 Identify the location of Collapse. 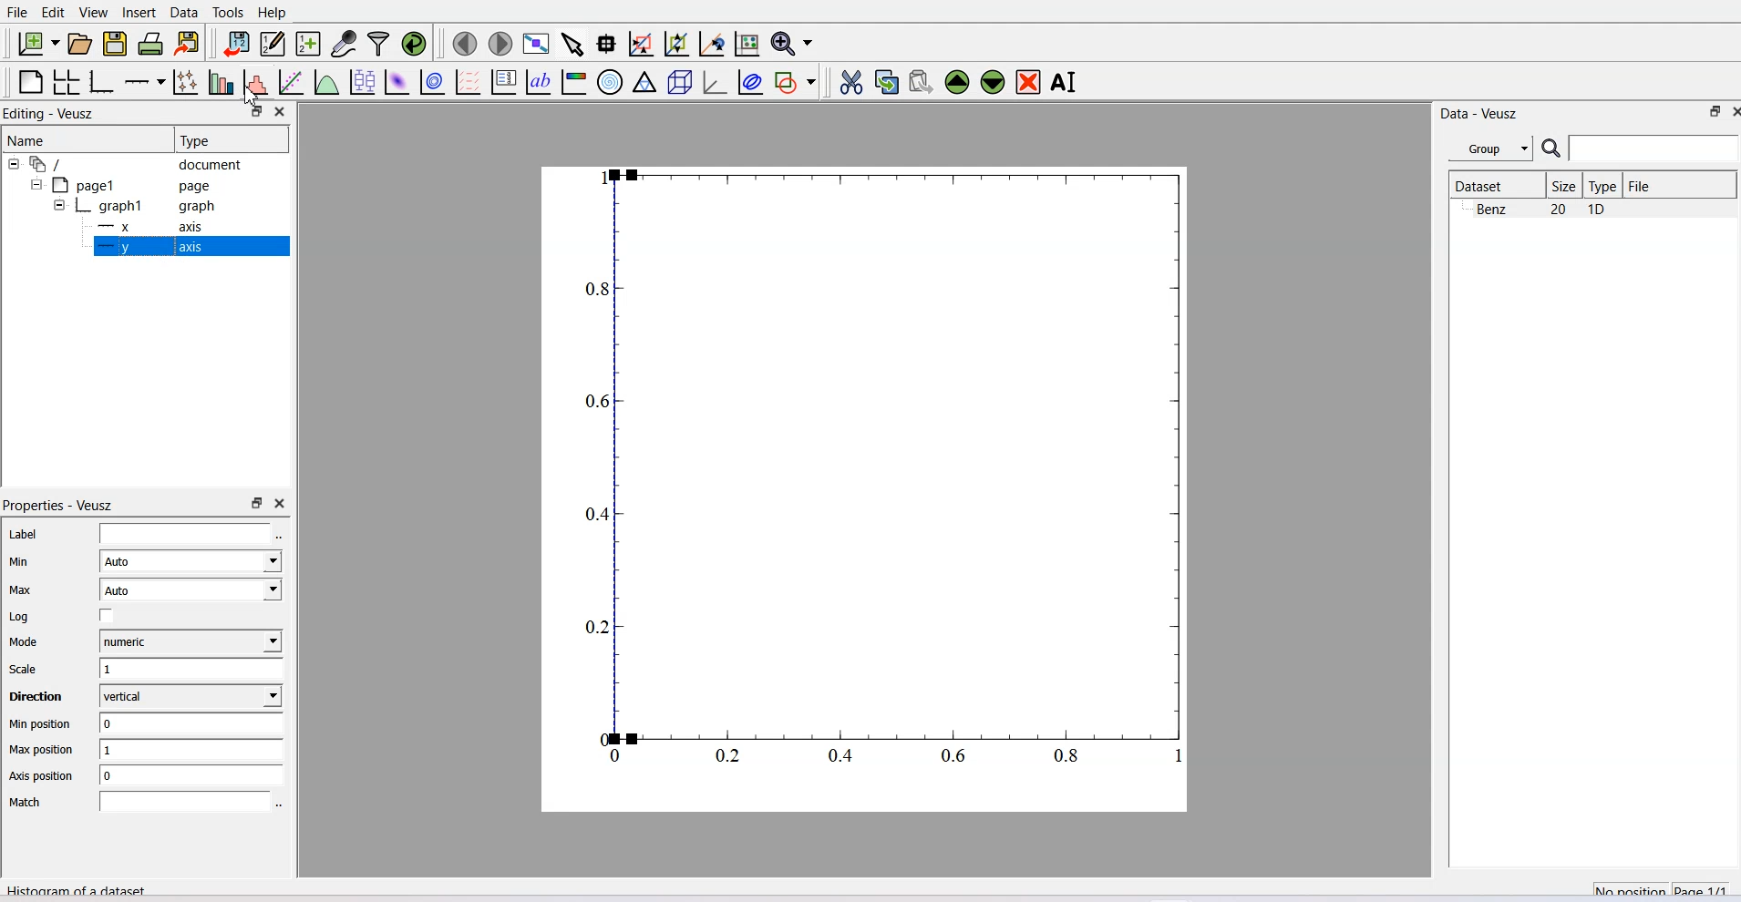
(38, 184).